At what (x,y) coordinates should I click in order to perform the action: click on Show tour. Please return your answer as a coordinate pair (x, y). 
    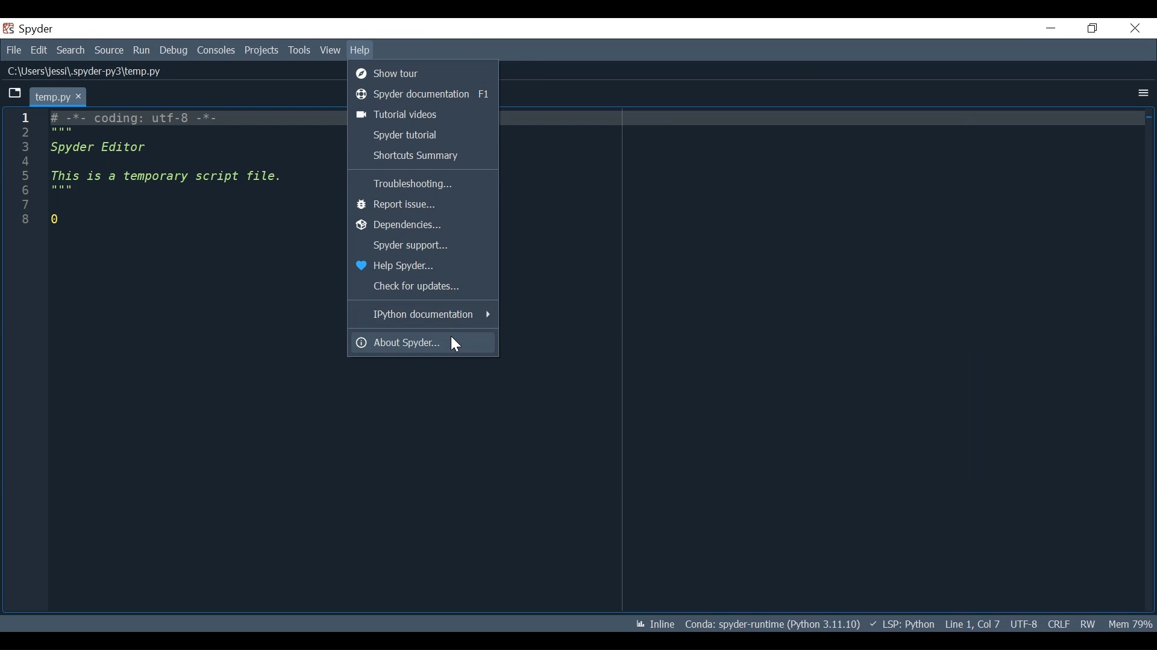
    Looking at the image, I should click on (425, 73).